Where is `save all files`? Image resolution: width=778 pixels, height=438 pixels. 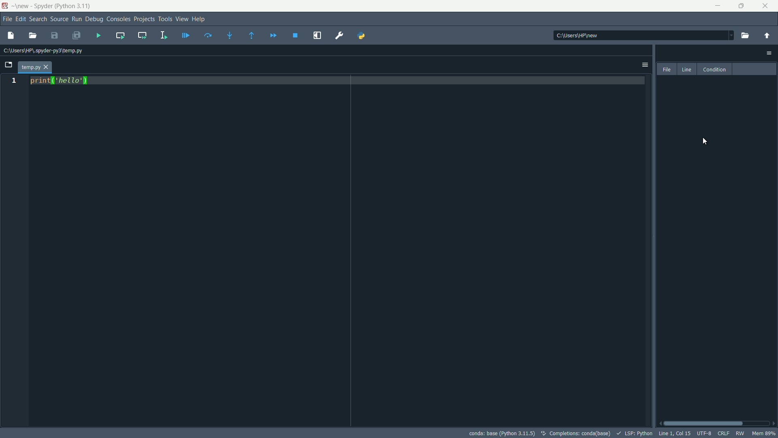
save all files is located at coordinates (76, 36).